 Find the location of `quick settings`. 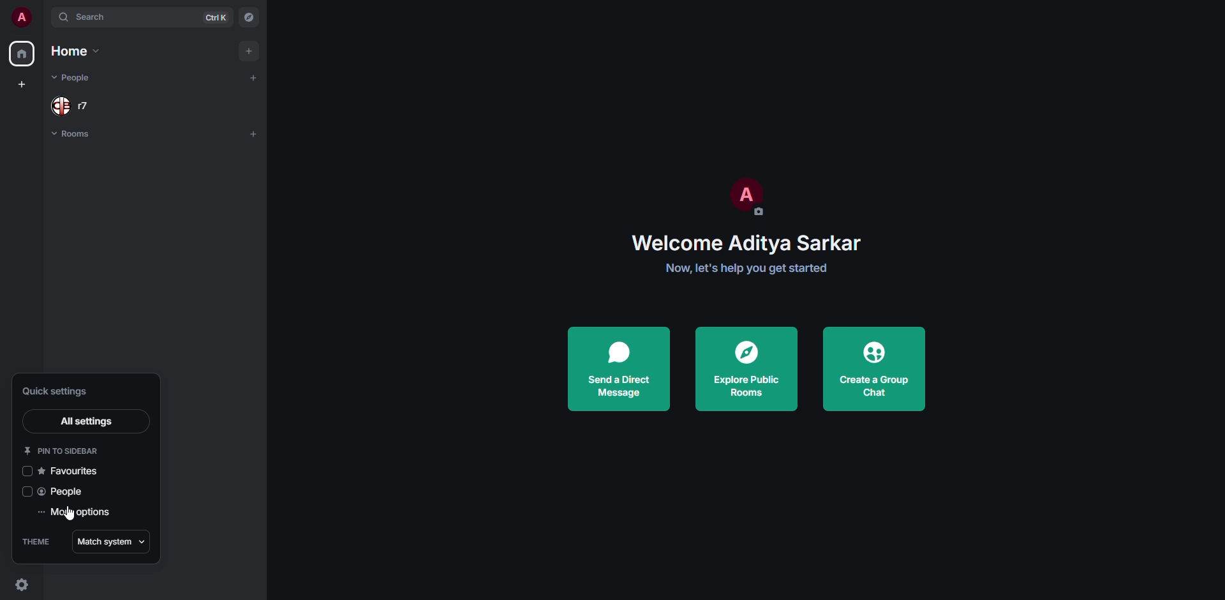

quick settings is located at coordinates (22, 585).